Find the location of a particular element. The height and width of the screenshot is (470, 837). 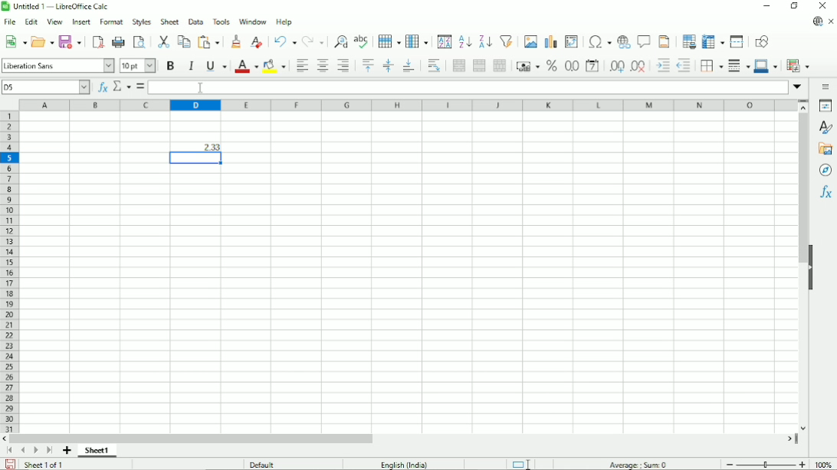

Language is located at coordinates (405, 464).